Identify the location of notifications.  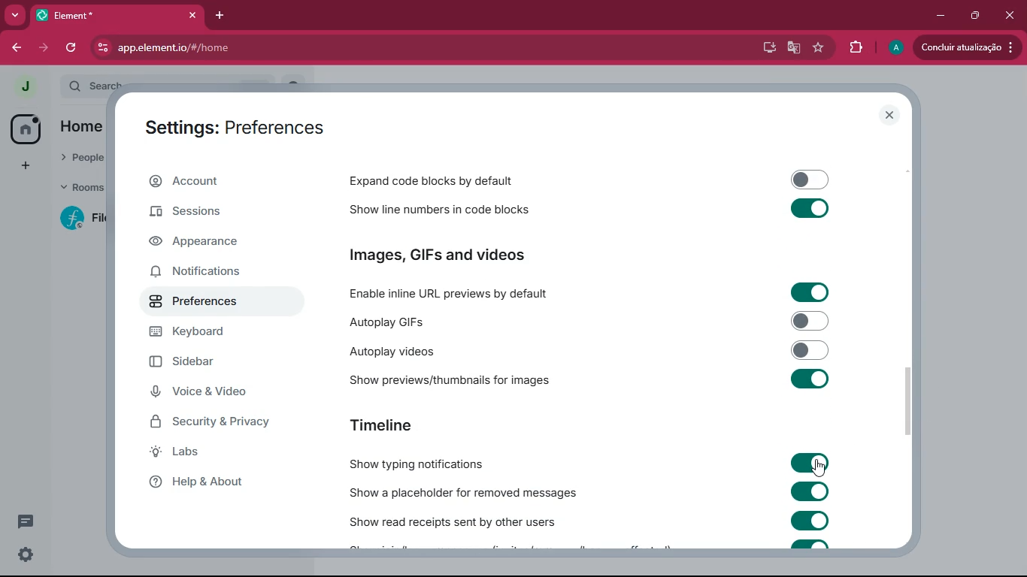
(208, 274).